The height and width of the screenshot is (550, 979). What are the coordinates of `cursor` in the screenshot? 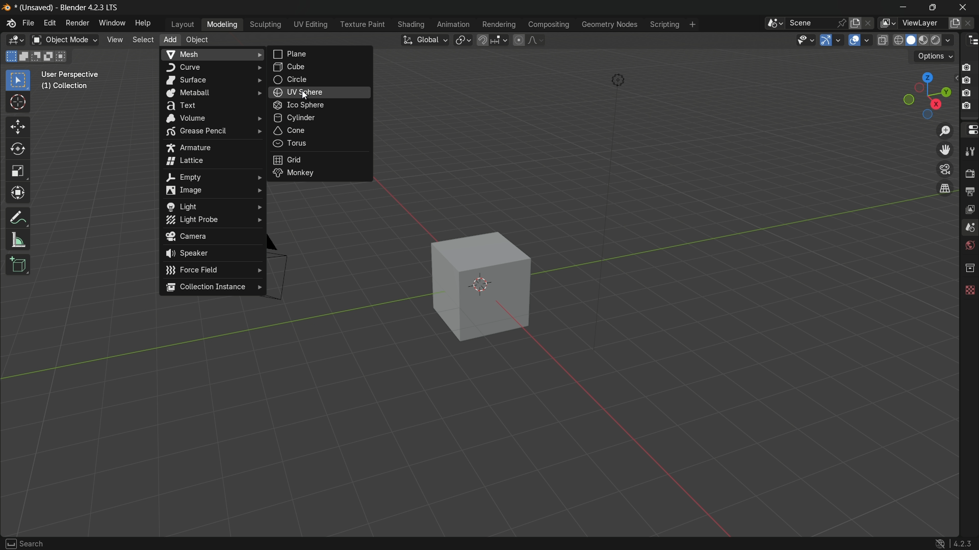 It's located at (307, 96).